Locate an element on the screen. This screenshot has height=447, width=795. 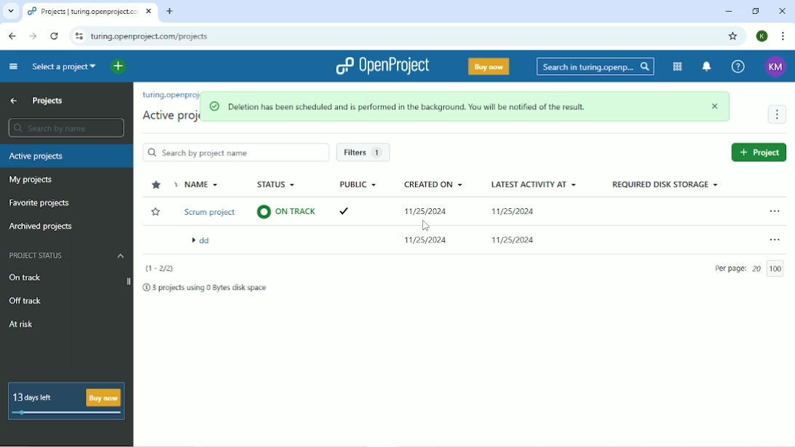
Off track is located at coordinates (25, 299).